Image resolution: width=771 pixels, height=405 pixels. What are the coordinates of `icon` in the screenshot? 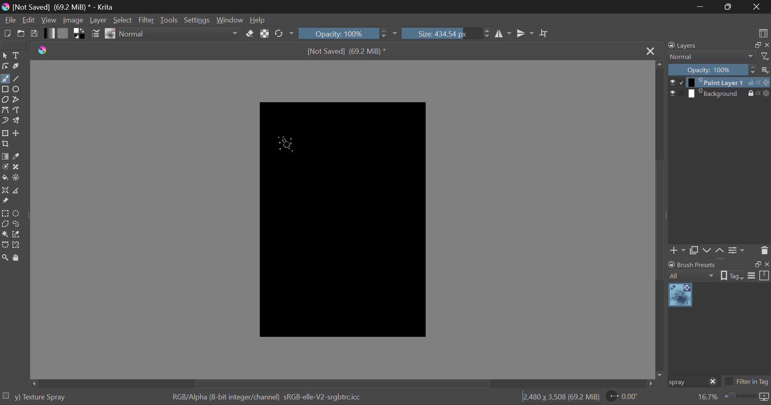 It's located at (765, 397).